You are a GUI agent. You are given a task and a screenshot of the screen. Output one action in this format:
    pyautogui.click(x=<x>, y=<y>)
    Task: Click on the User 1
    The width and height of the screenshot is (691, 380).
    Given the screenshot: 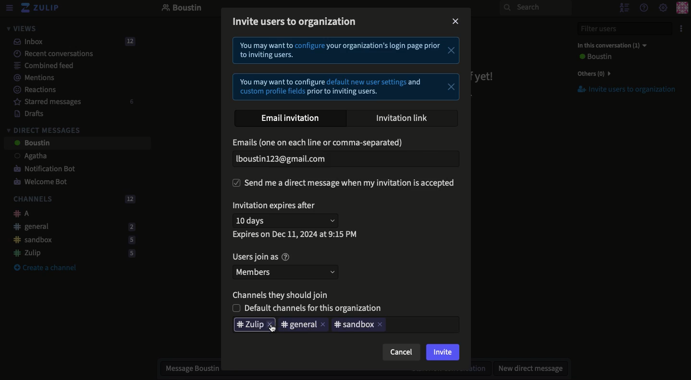 What is the action you would take?
    pyautogui.click(x=25, y=157)
    